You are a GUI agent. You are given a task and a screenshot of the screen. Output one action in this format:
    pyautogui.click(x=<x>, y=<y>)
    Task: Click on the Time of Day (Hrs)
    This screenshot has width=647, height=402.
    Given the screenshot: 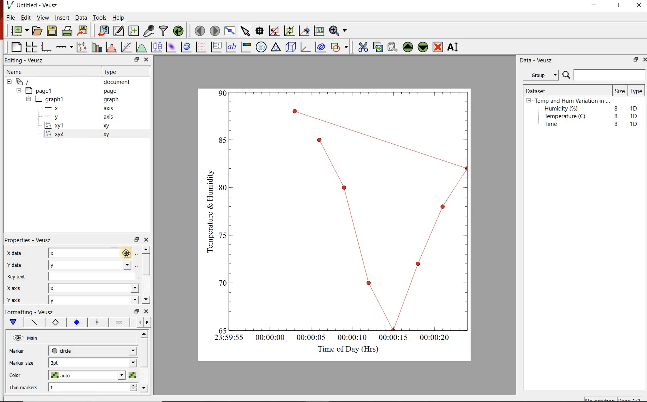 What is the action you would take?
    pyautogui.click(x=345, y=349)
    